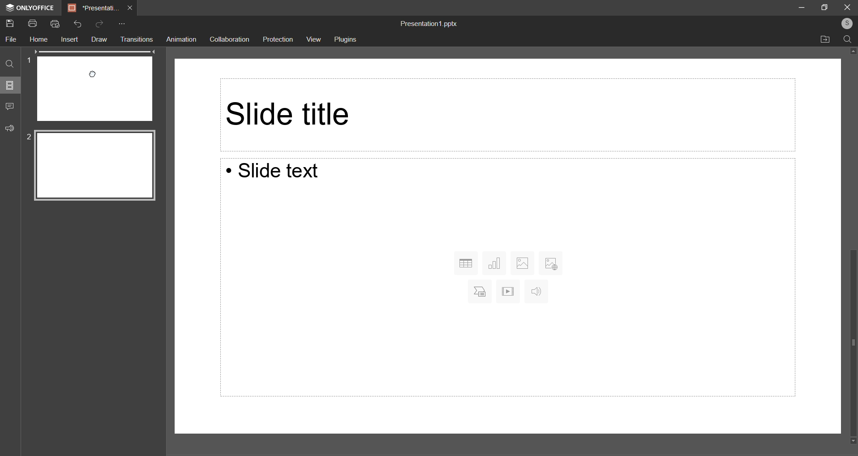 The image size is (858, 456). I want to click on login, so click(844, 23).